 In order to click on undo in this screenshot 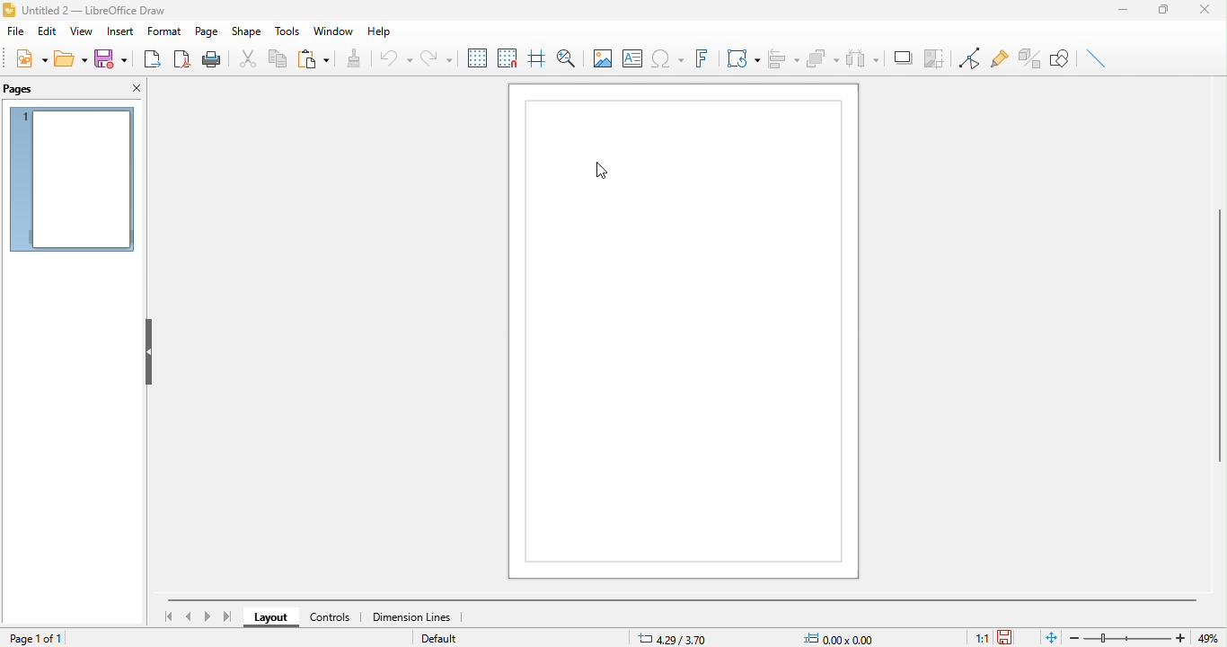, I will do `click(393, 58)`.